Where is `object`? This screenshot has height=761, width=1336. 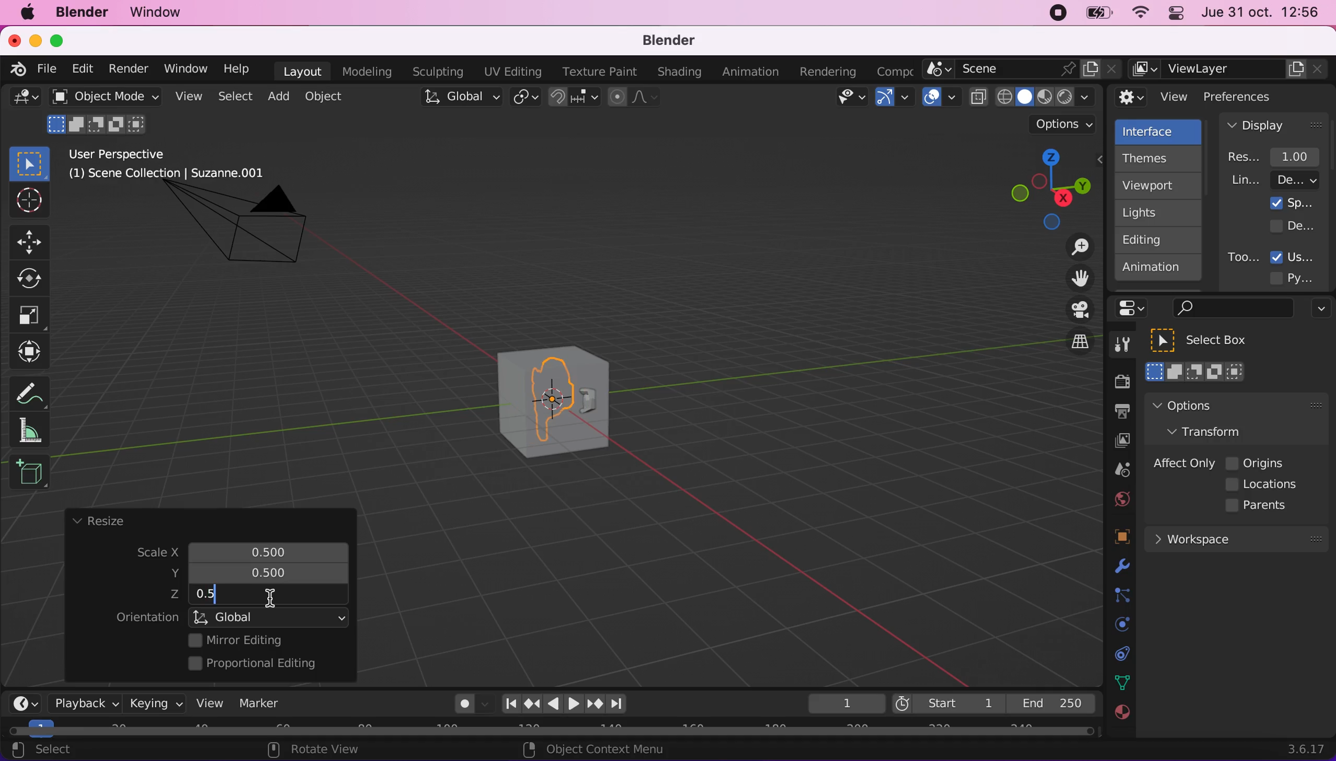 object is located at coordinates (326, 96).